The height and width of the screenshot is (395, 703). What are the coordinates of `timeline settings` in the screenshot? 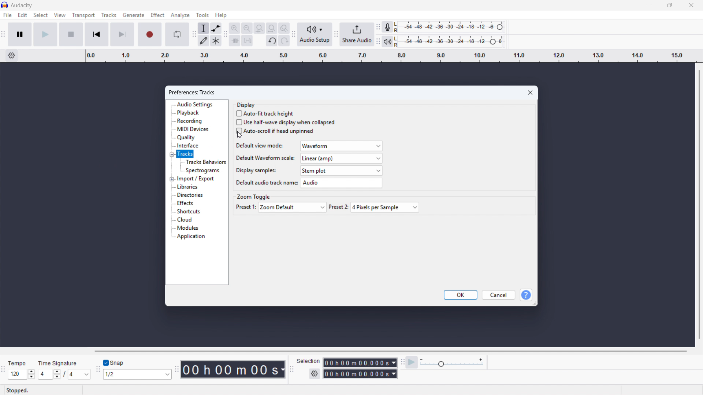 It's located at (11, 56).